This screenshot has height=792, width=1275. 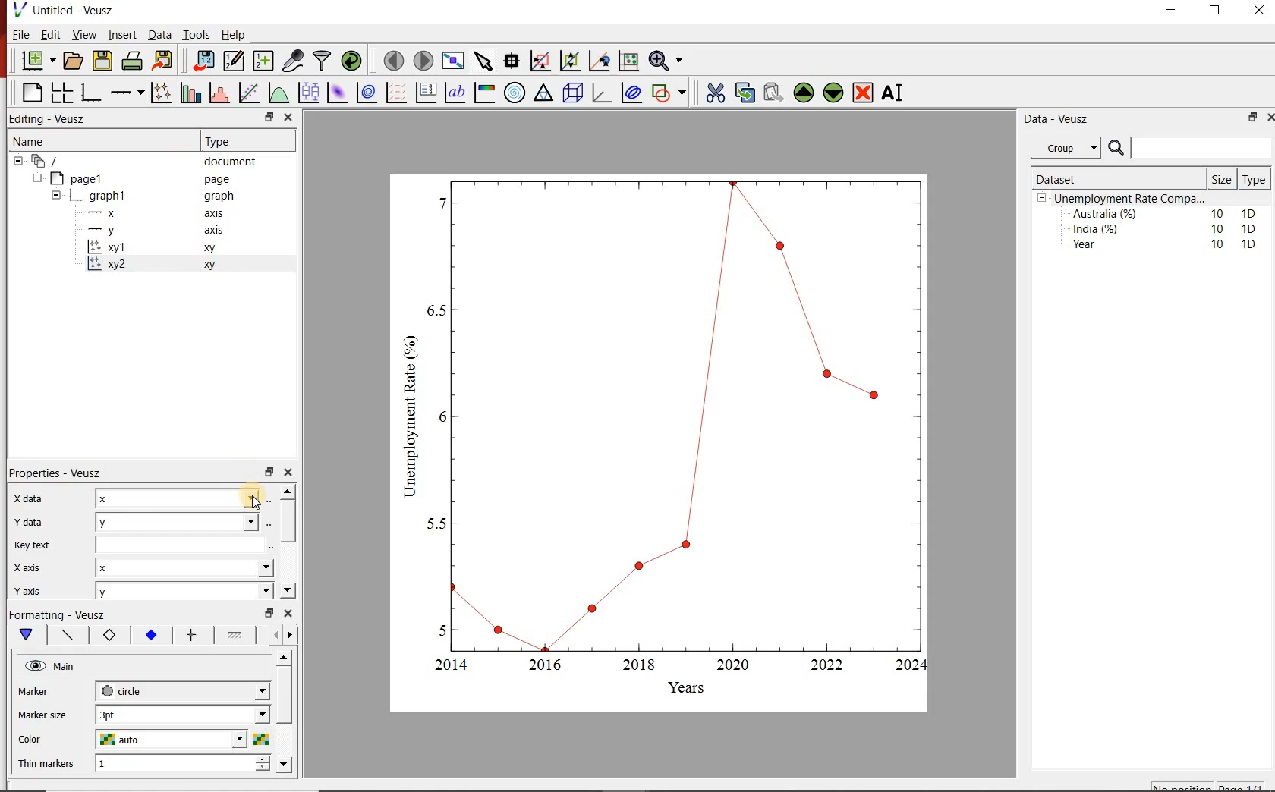 What do you see at coordinates (173, 740) in the screenshot?
I see `auto` at bounding box center [173, 740].